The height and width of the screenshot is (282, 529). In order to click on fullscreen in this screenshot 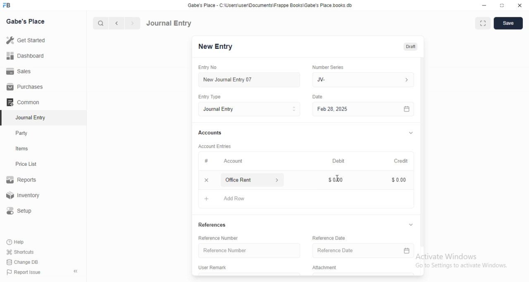, I will do `click(483, 24)`.